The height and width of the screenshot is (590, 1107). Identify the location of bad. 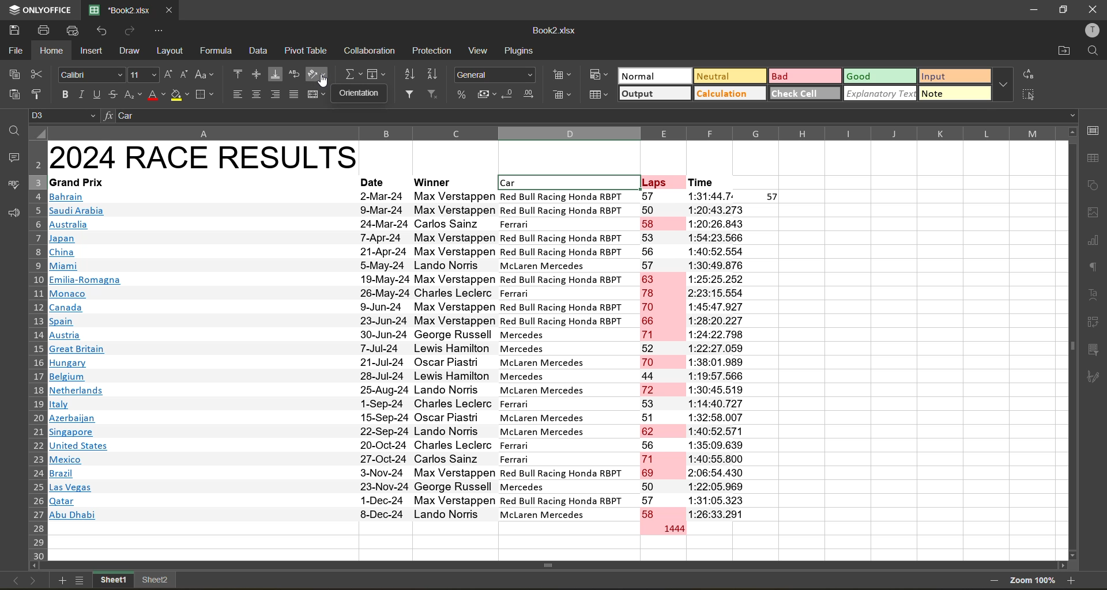
(806, 75).